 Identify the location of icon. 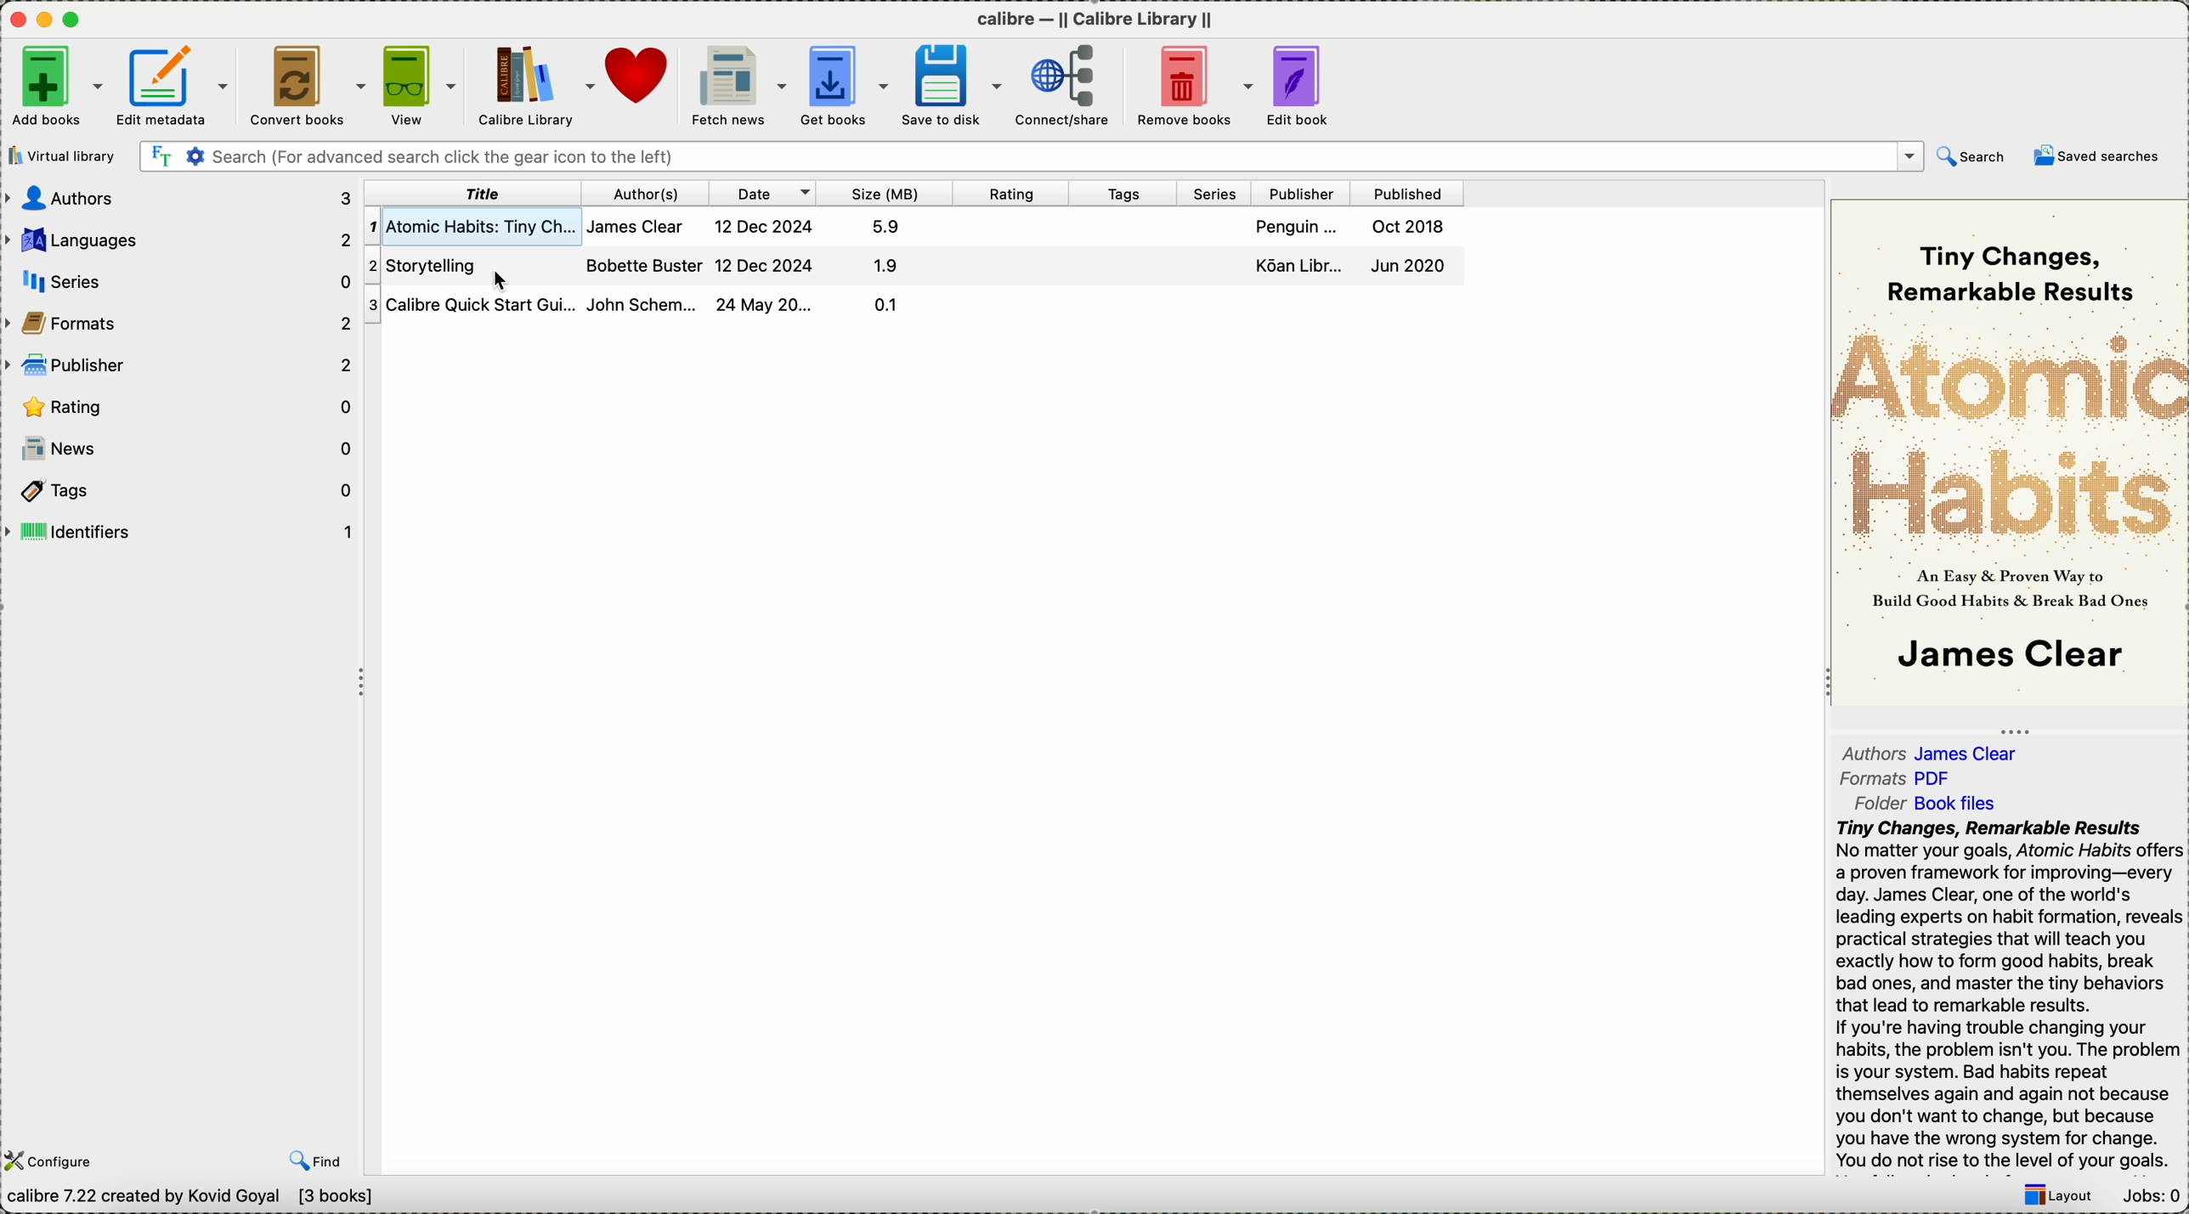
(45, 20).